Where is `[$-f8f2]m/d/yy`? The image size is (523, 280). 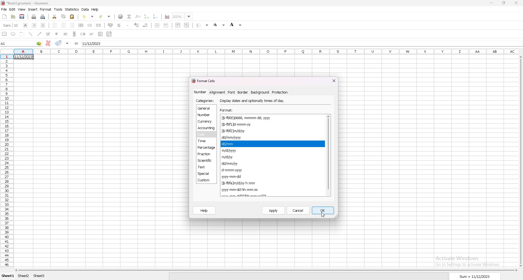
[$-f8f2]m/d/yy is located at coordinates (235, 131).